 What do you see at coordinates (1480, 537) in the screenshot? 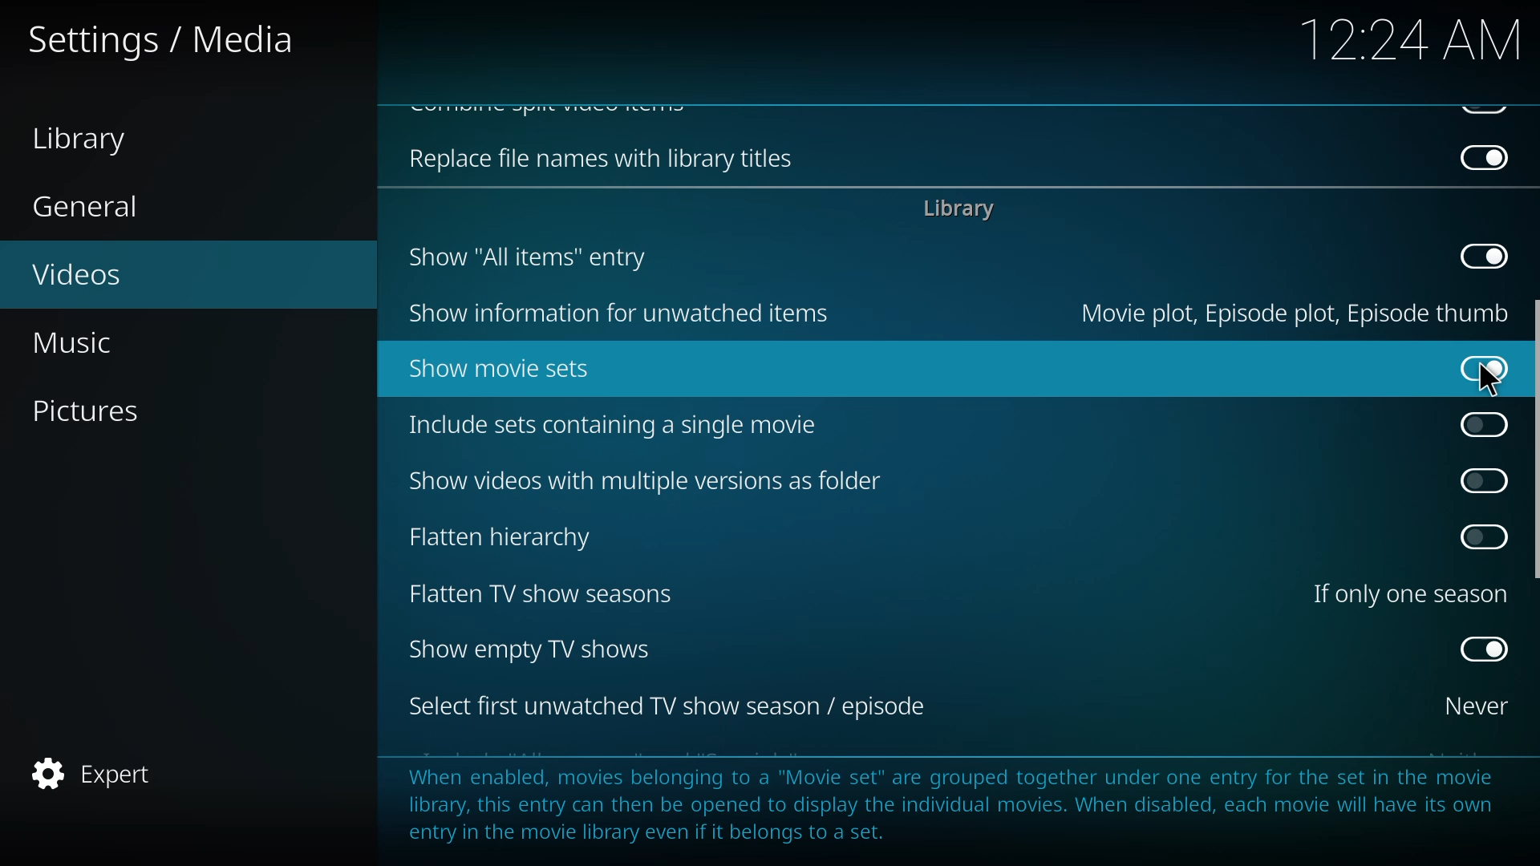
I see `click to enable` at bounding box center [1480, 537].